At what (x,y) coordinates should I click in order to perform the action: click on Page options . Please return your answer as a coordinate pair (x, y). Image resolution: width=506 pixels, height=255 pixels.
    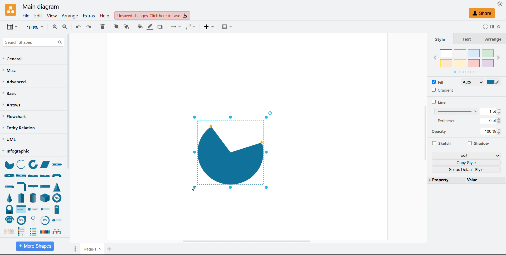
    Looking at the image, I should click on (75, 249).